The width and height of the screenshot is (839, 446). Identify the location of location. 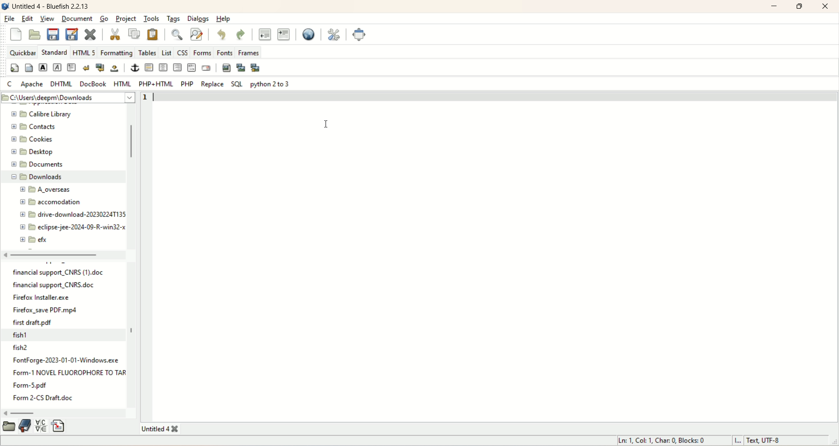
(69, 98).